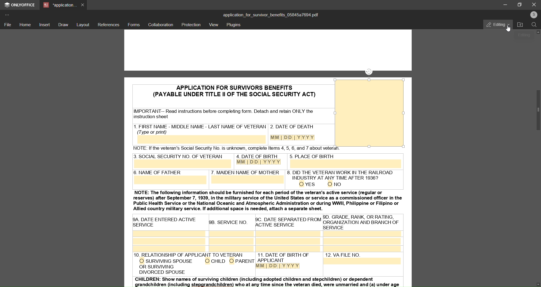  What do you see at coordinates (268, 220) in the screenshot?
I see `PDF of application for survivors benefits` at bounding box center [268, 220].